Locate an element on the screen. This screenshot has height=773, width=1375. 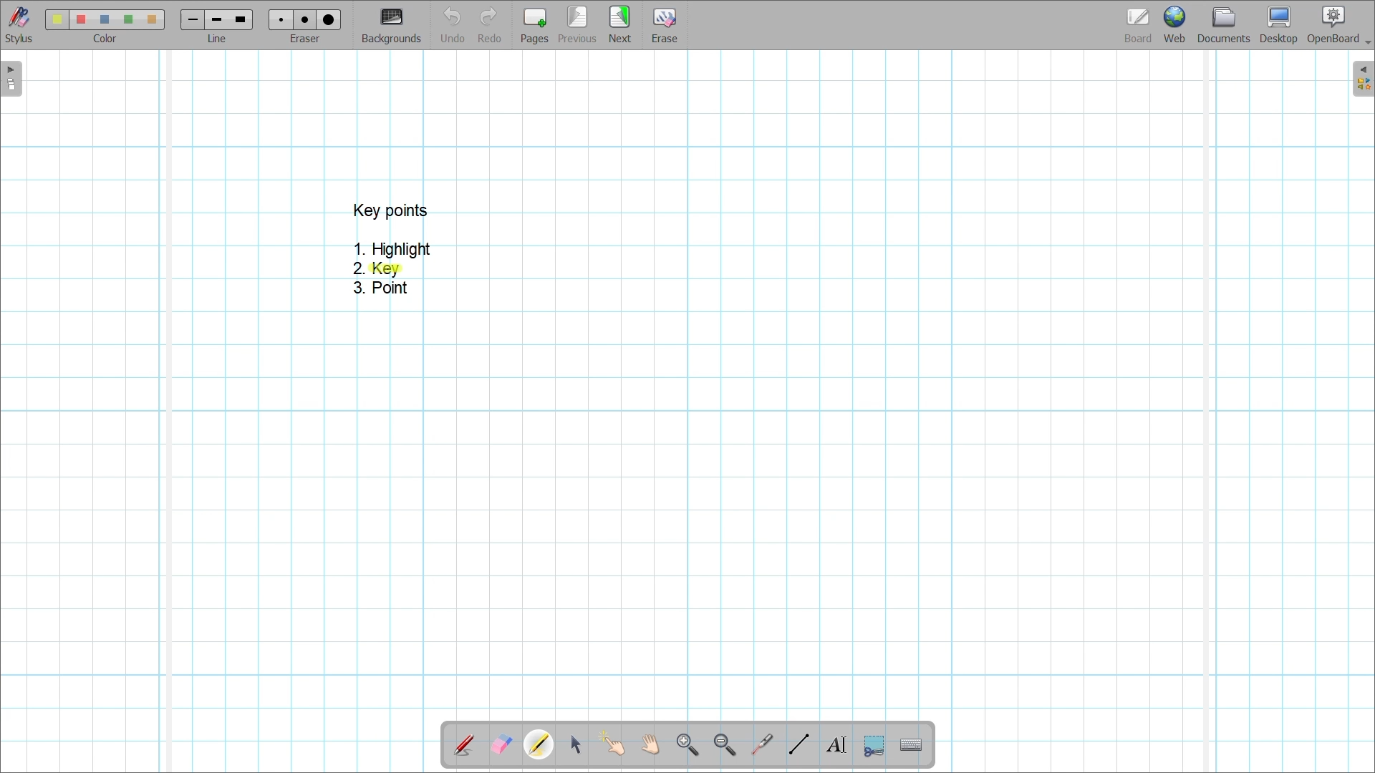
line 3 is located at coordinates (239, 19).